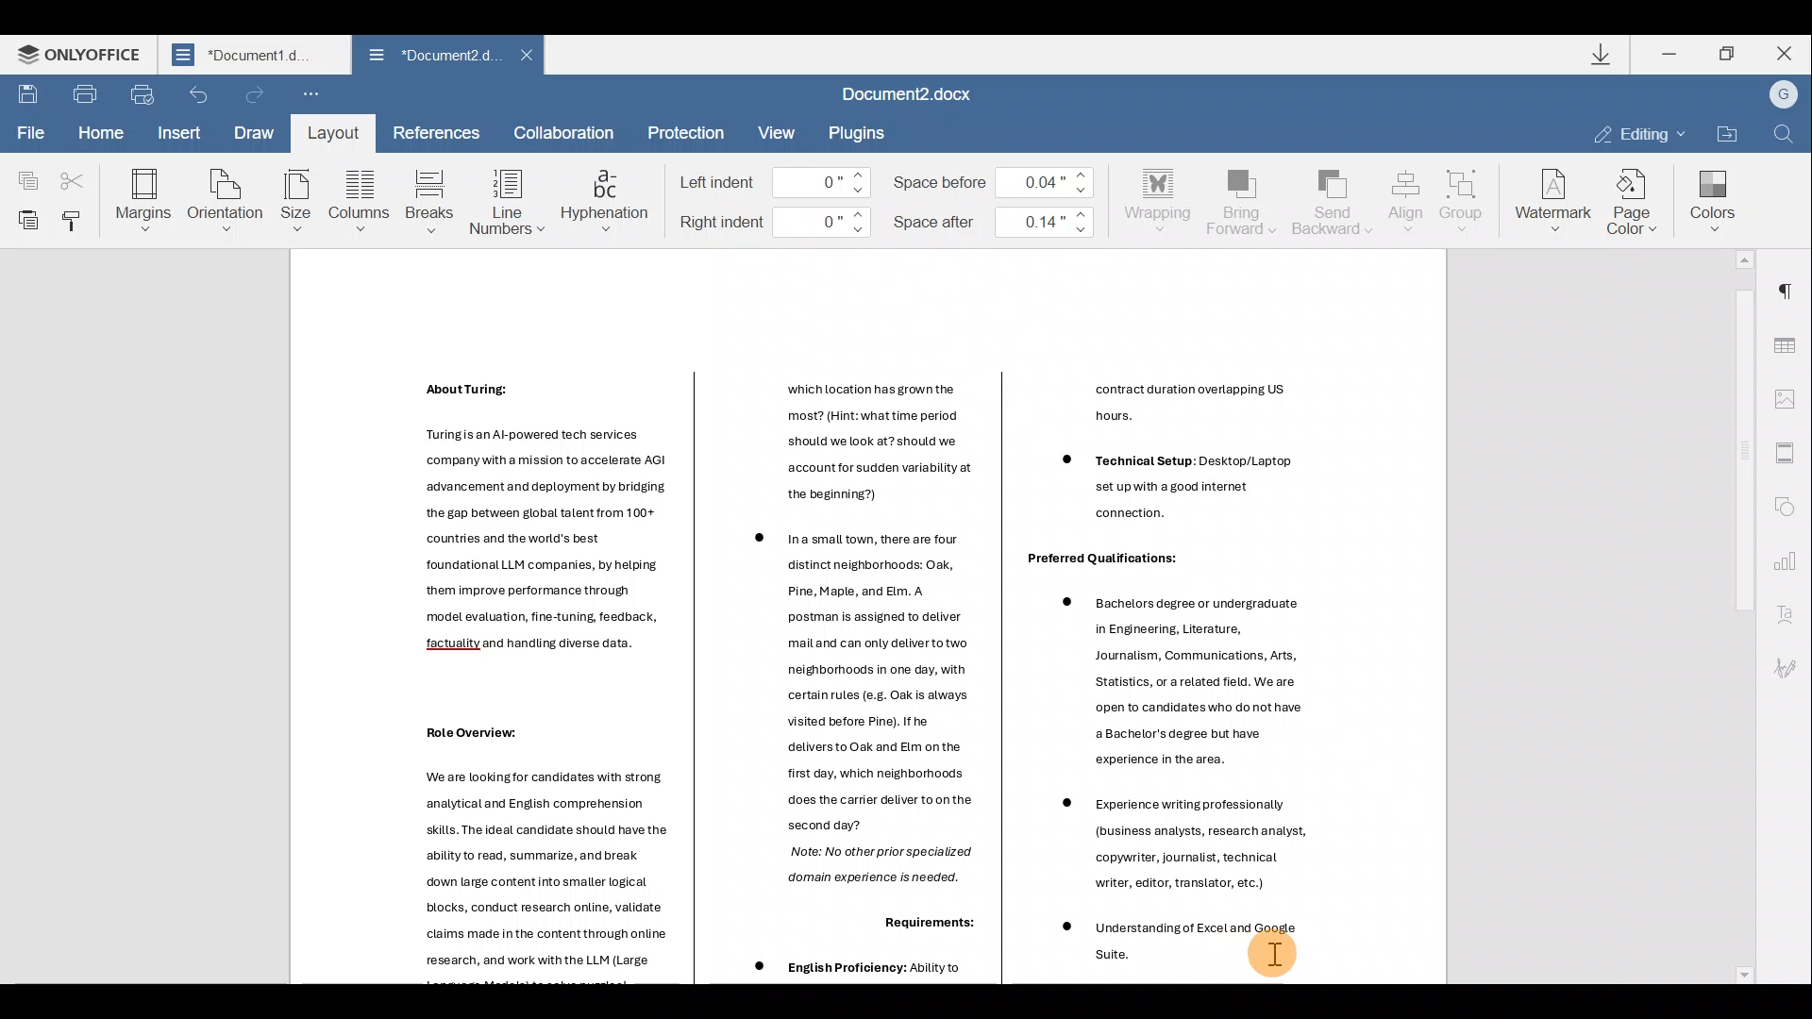  What do you see at coordinates (332, 132) in the screenshot?
I see `Layout` at bounding box center [332, 132].